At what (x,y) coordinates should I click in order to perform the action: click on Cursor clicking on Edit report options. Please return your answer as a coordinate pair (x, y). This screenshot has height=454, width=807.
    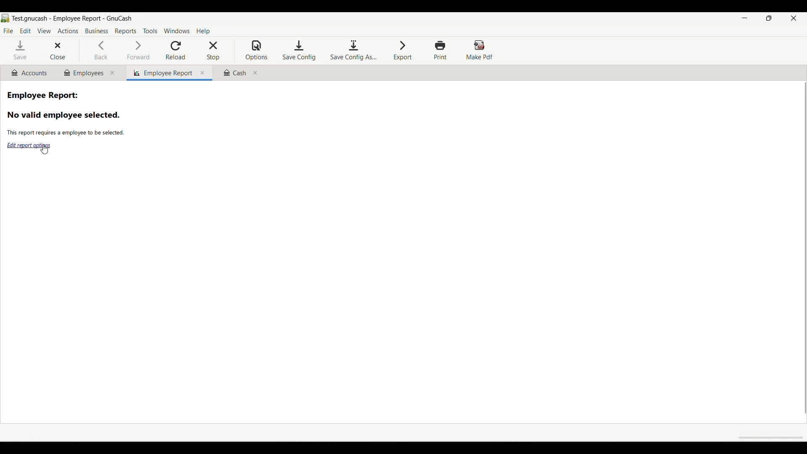
    Looking at the image, I should click on (45, 150).